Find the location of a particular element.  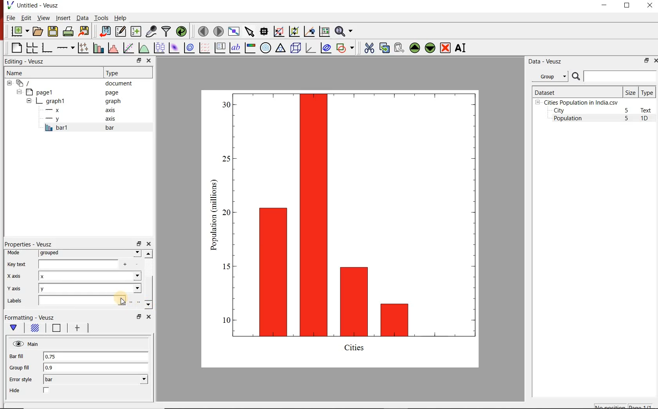

City is located at coordinates (559, 110).